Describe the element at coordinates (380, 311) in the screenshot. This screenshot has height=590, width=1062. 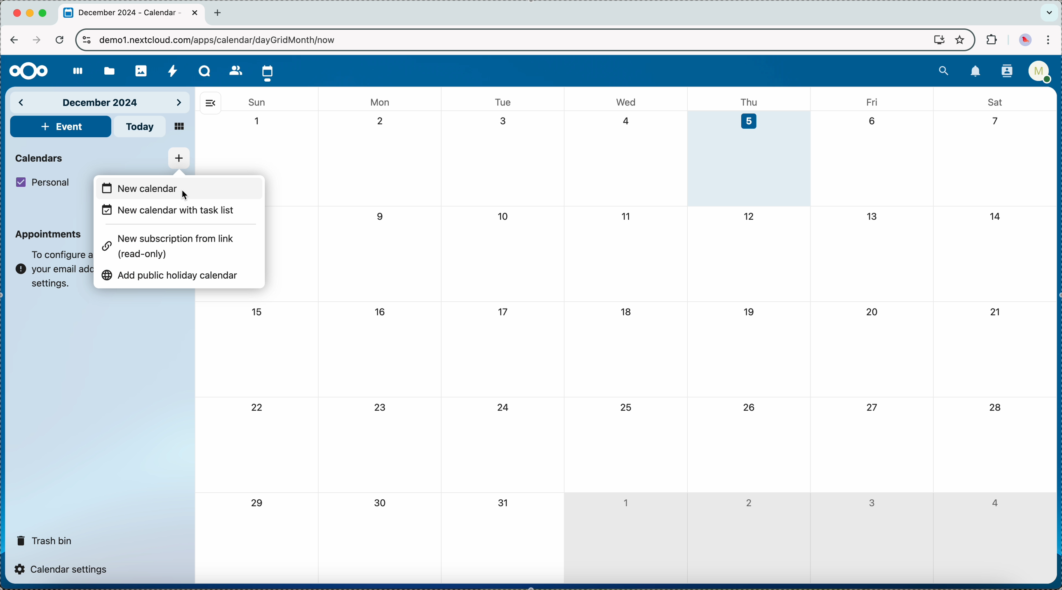
I see `16` at that location.